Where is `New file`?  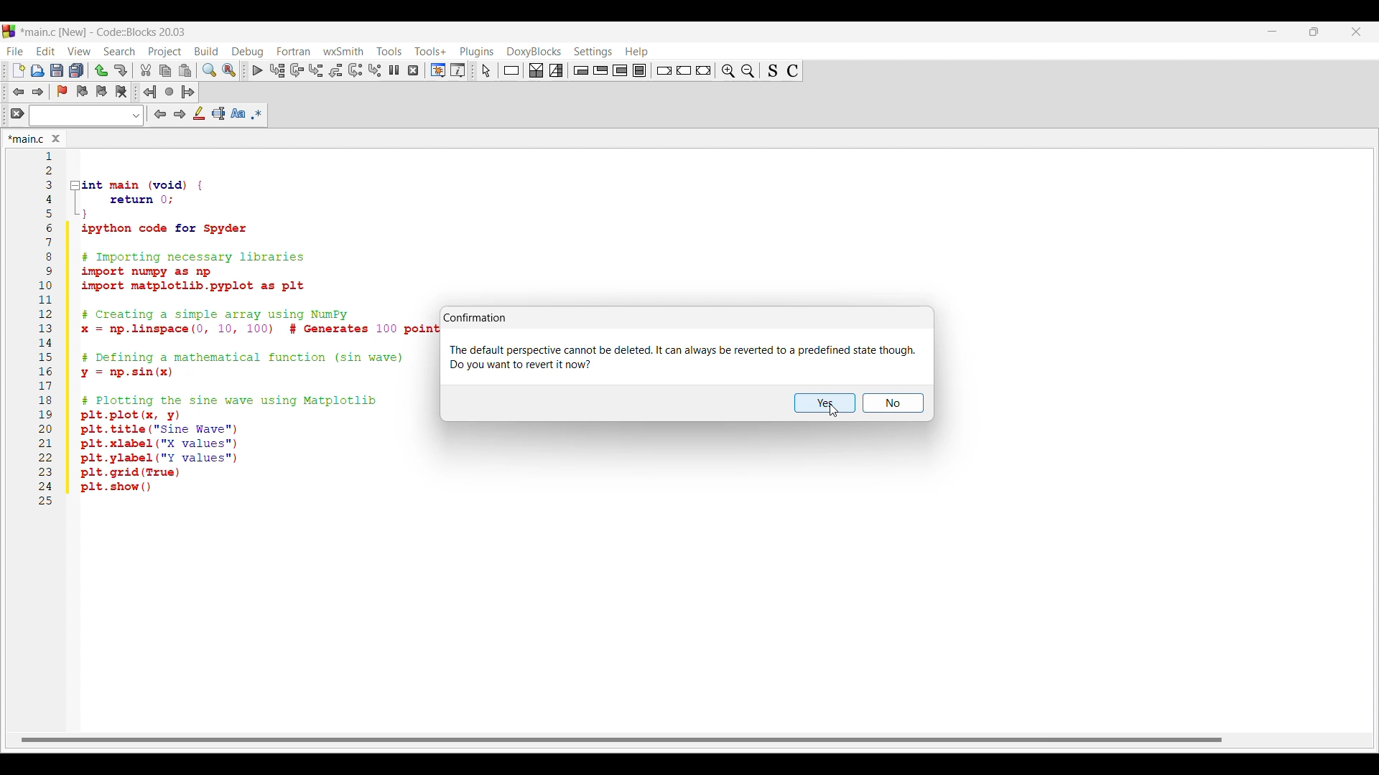
New file is located at coordinates (18, 70).